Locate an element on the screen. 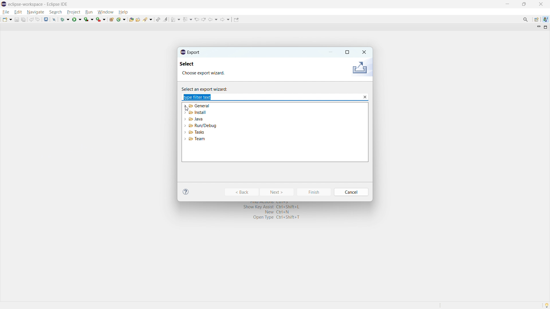 The image size is (550, 309). coverage is located at coordinates (89, 19).